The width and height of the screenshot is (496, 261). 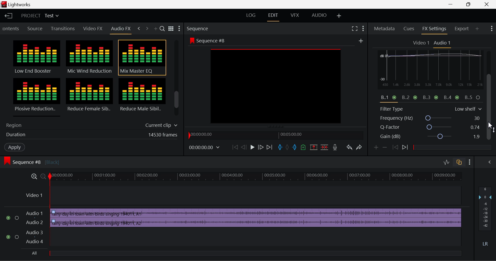 I want to click on Contents, so click(x=11, y=28).